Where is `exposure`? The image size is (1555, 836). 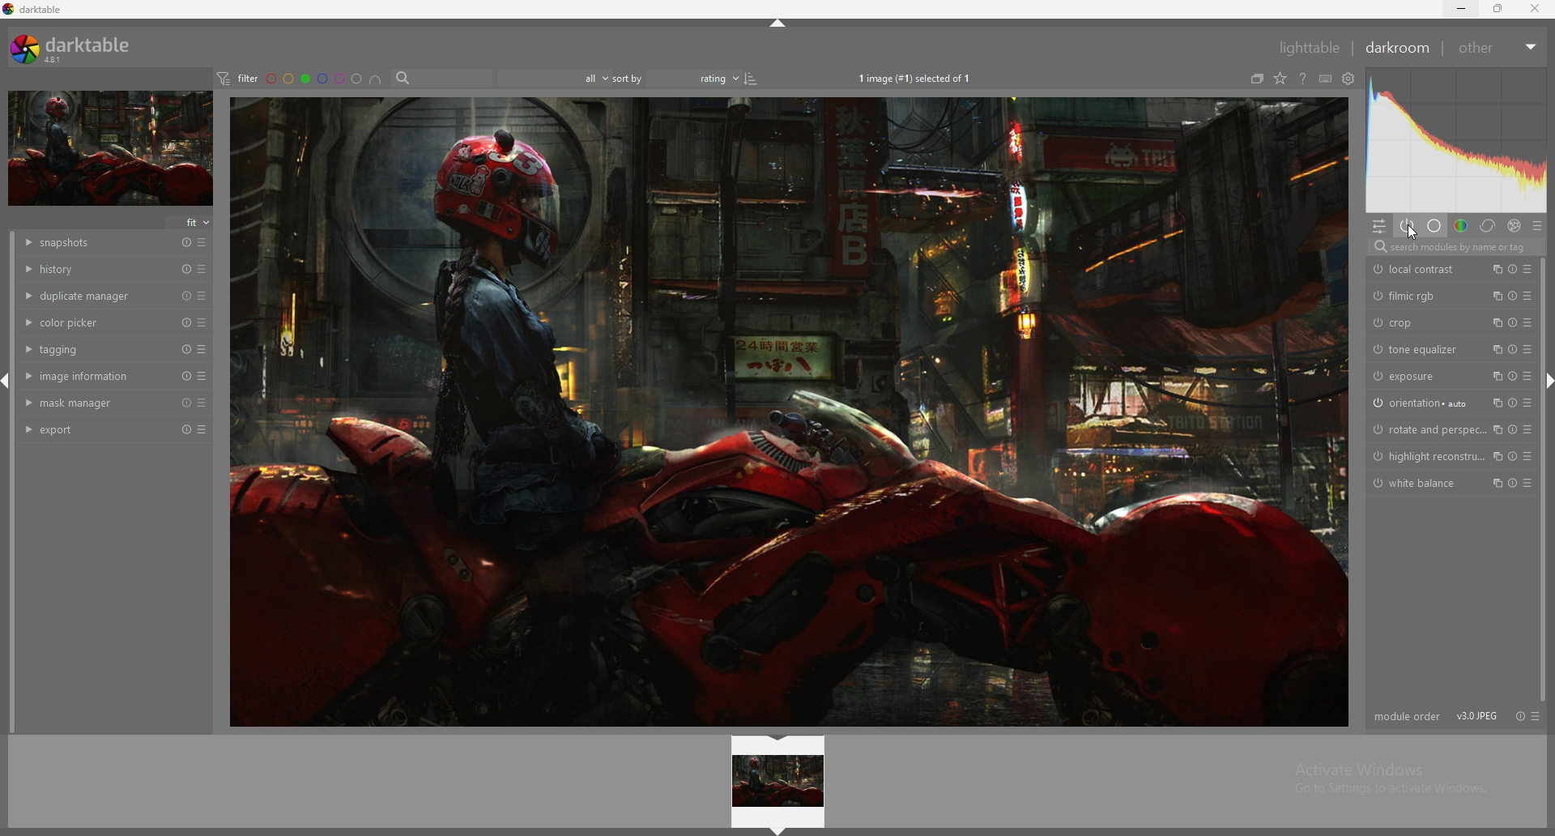
exposure is located at coordinates (1421, 377).